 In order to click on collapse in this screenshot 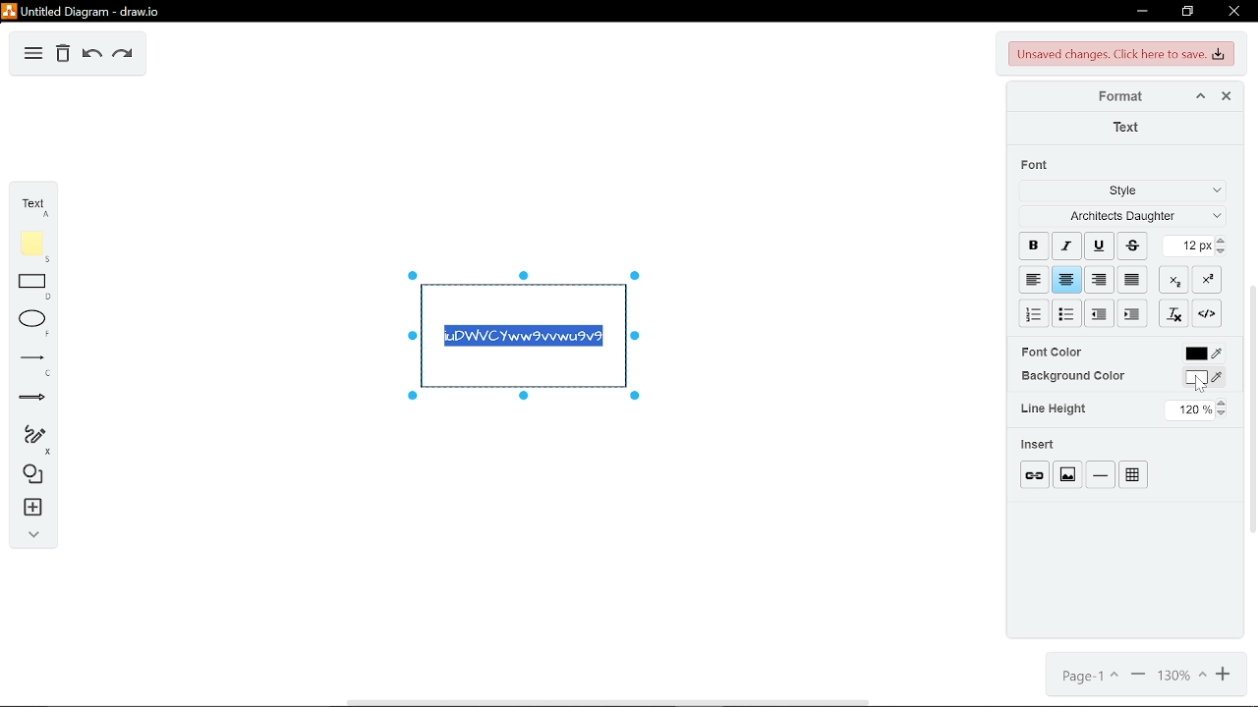, I will do `click(29, 538)`.